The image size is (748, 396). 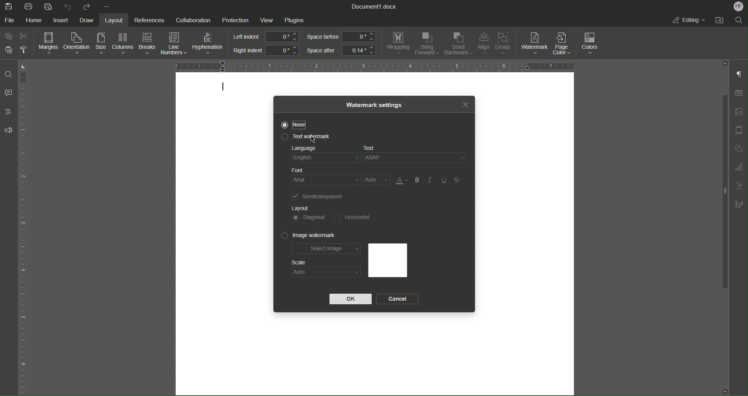 I want to click on Table, so click(x=739, y=95).